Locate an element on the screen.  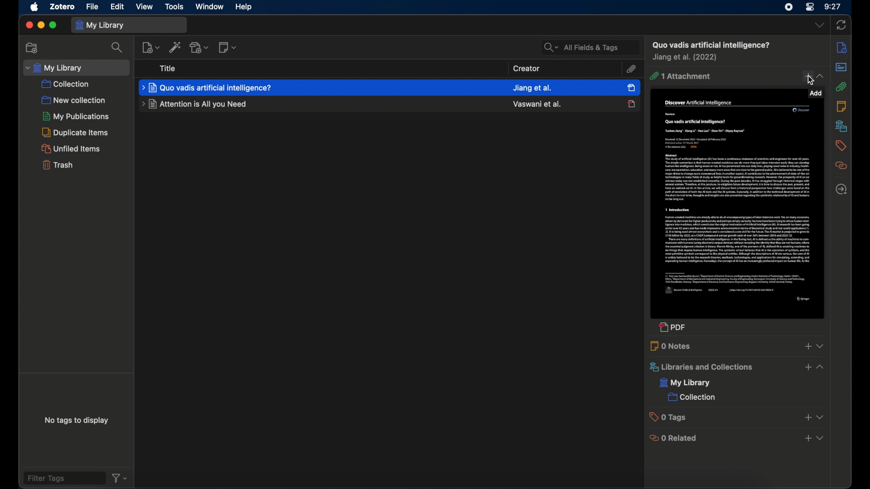
notes is located at coordinates (841, 106).